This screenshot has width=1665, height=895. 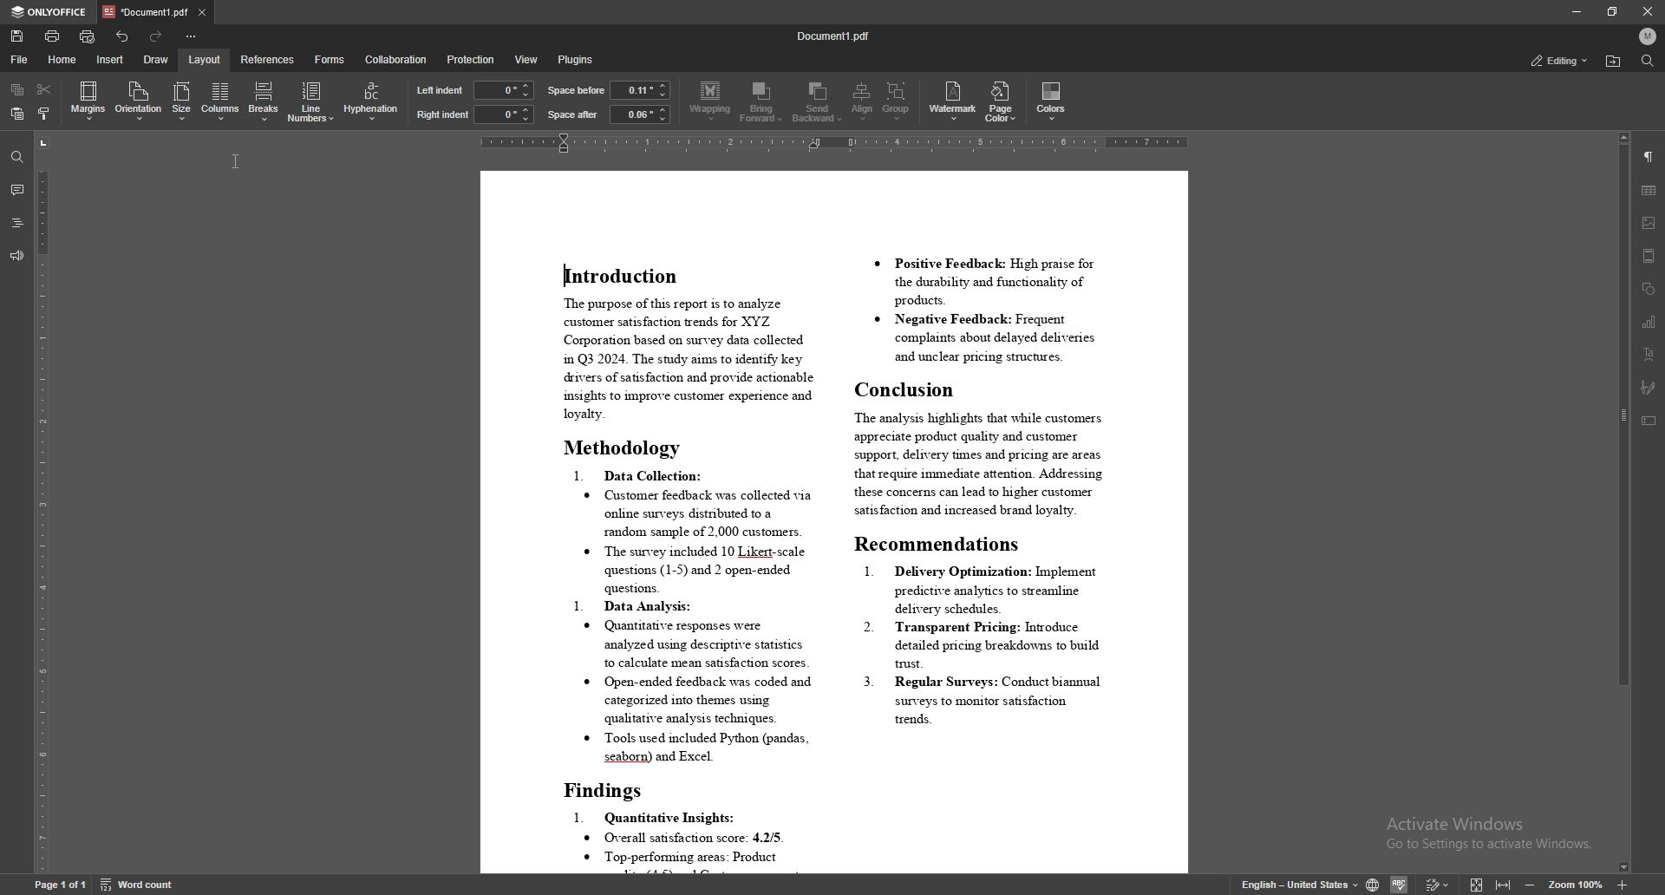 I want to click on file, so click(x=22, y=60).